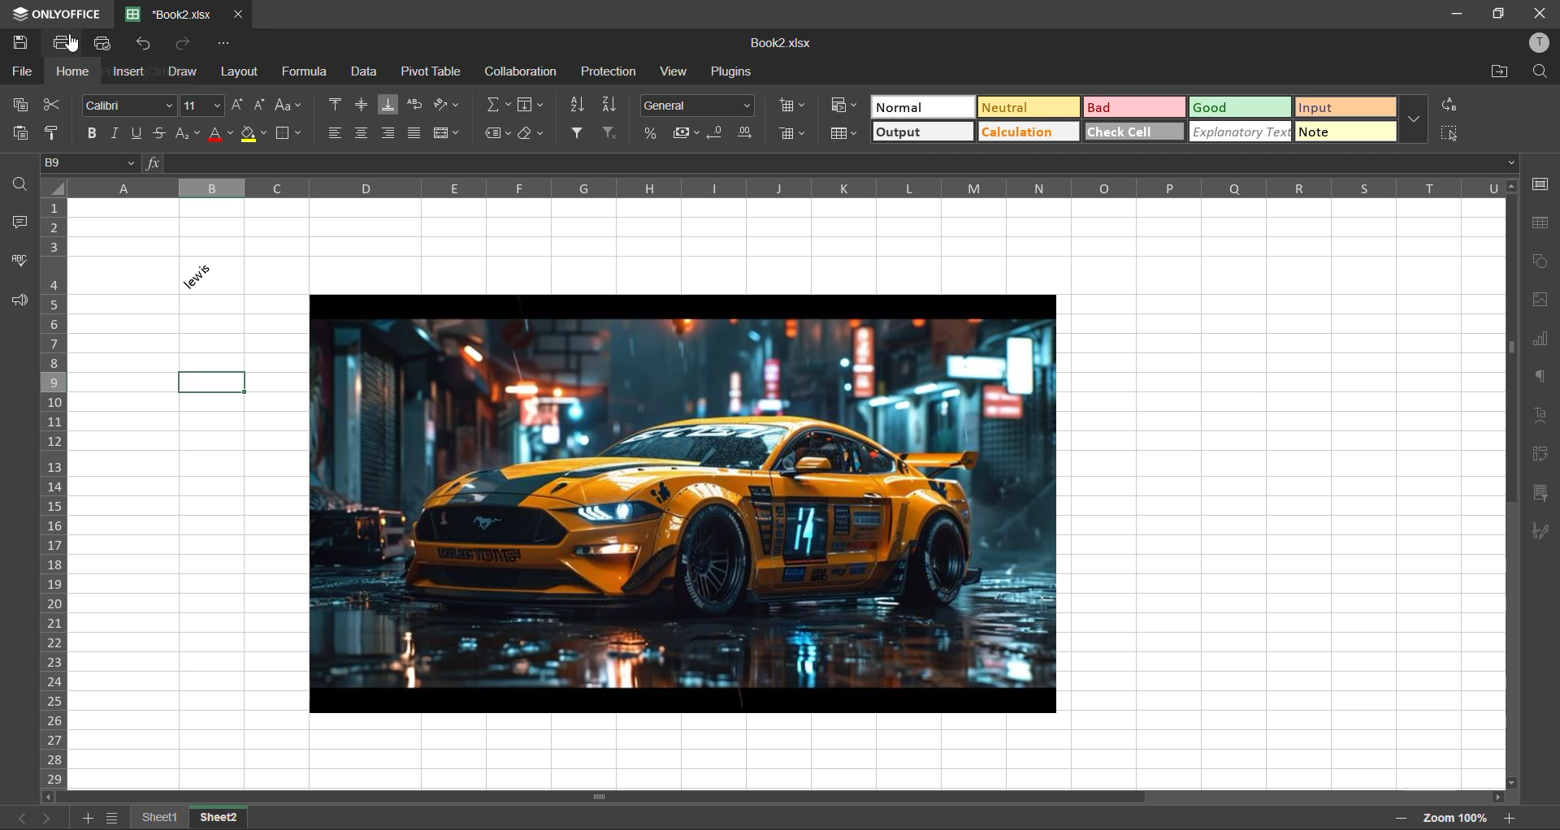 Image resolution: width=1560 pixels, height=830 pixels. Describe the element at coordinates (1413, 119) in the screenshot. I see `more options` at that location.